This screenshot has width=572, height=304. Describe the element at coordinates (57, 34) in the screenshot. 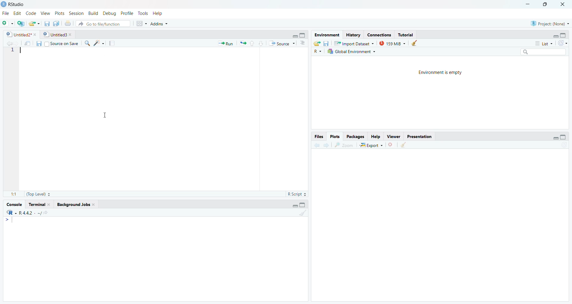

I see `Untitled3` at that location.